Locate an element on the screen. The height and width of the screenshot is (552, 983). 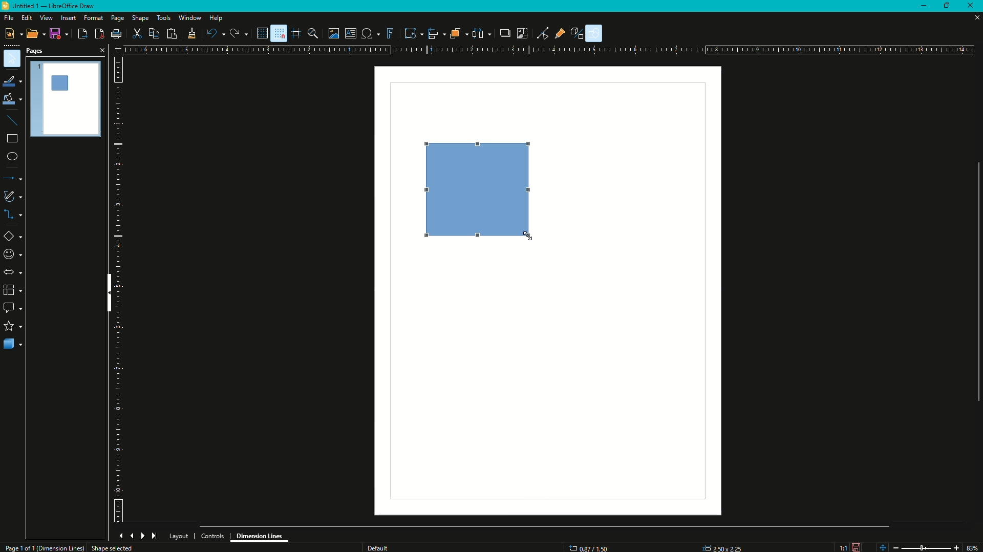
Zoom in is located at coordinates (956, 547).